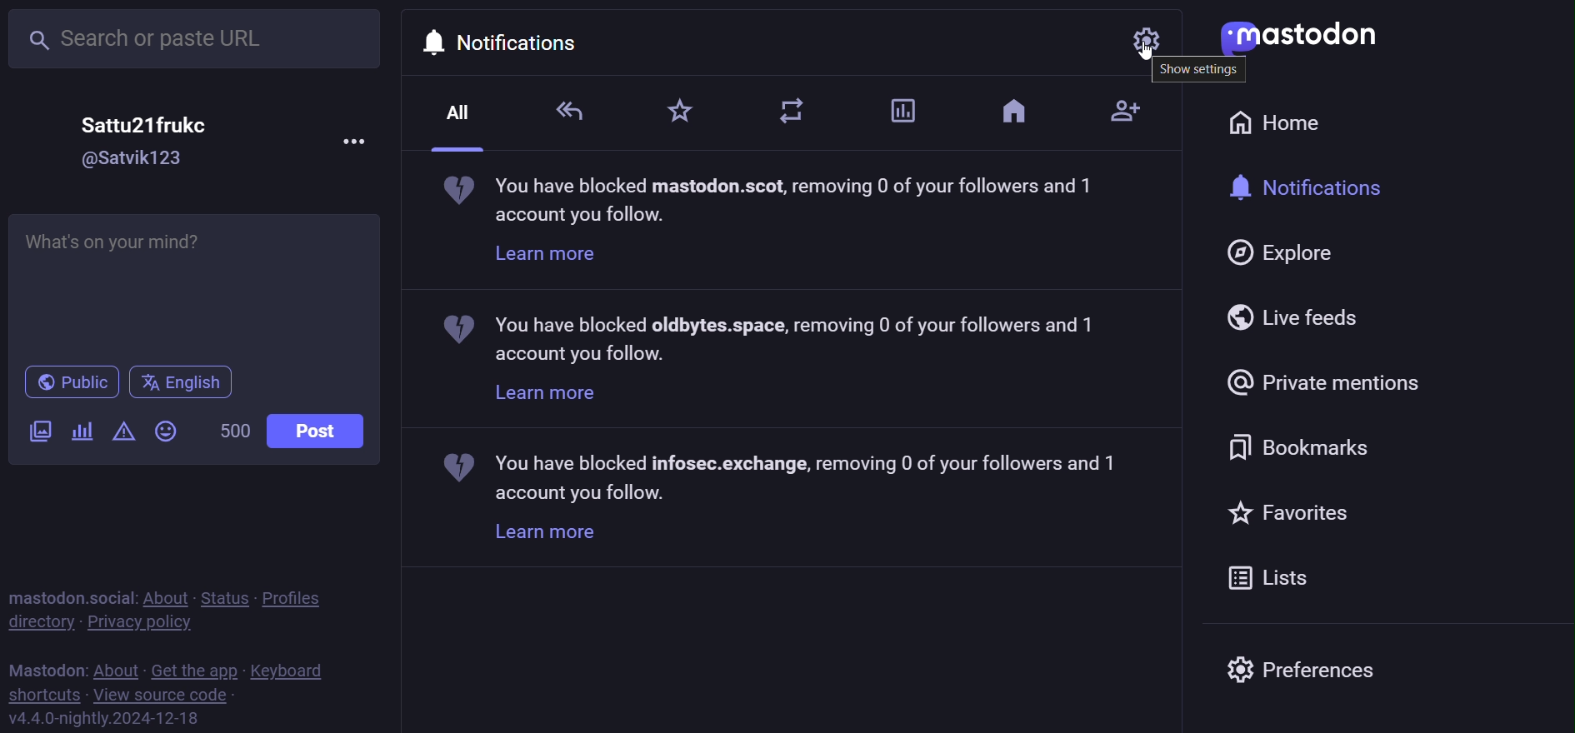 The width and height of the screenshot is (1575, 733). Describe the element at coordinates (1319, 188) in the screenshot. I see `notification` at that location.